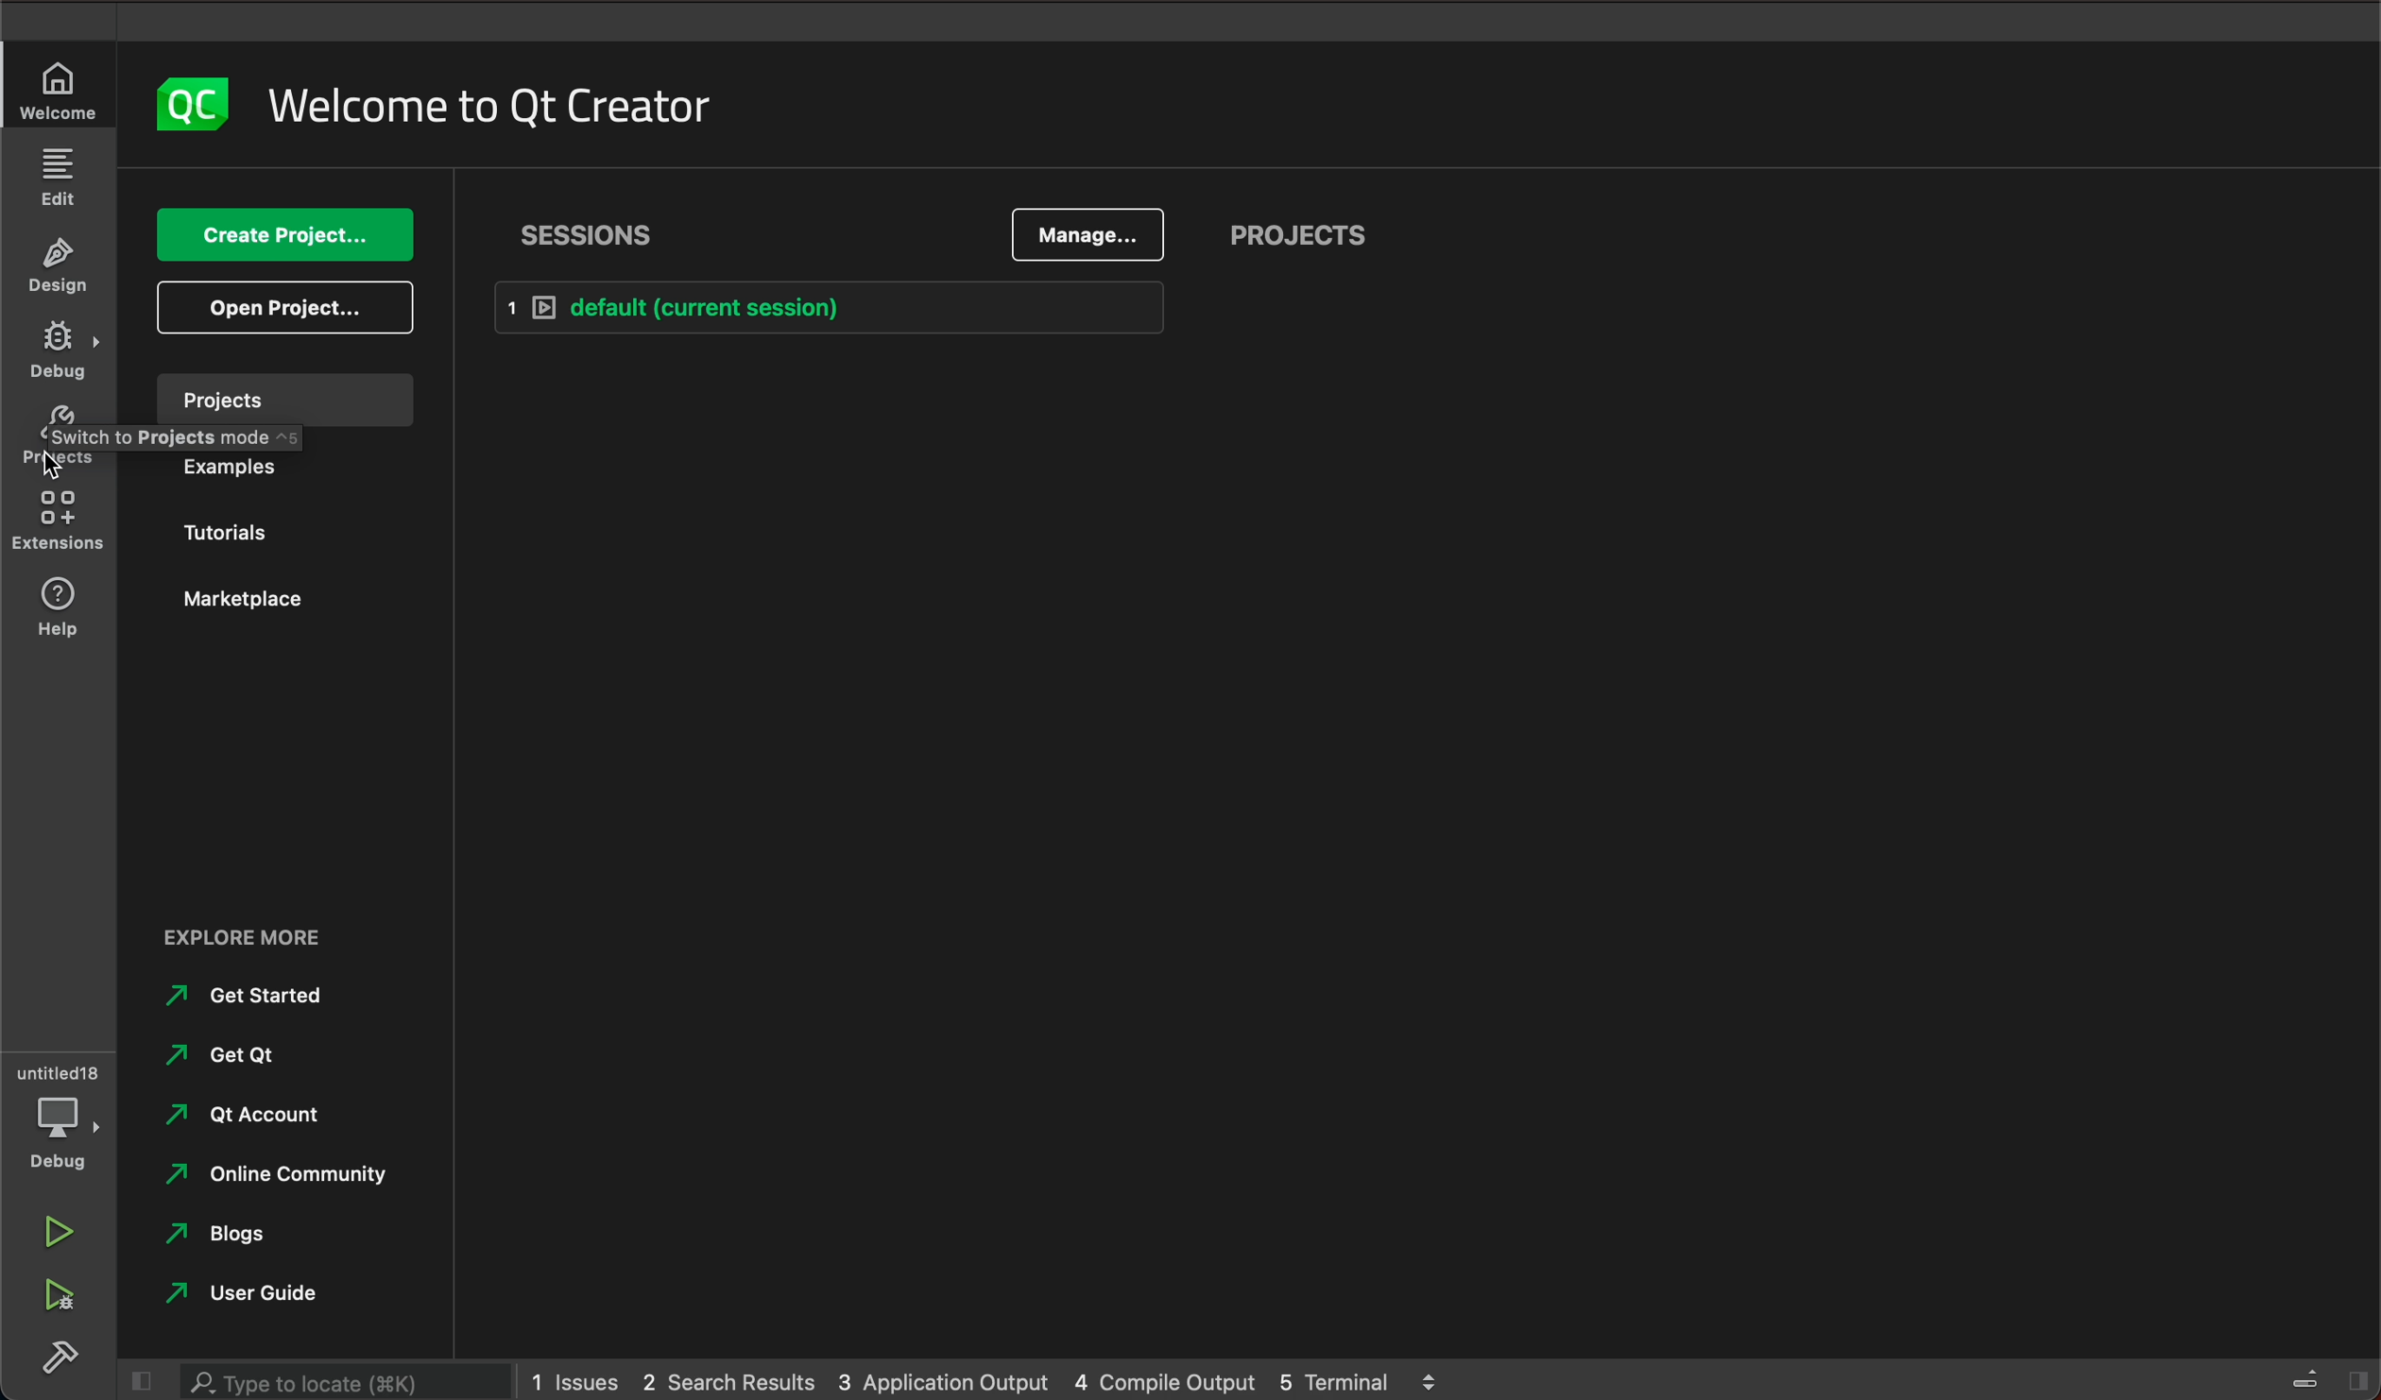 The image size is (2381, 1400). Describe the element at coordinates (234, 535) in the screenshot. I see `tutorials` at that location.